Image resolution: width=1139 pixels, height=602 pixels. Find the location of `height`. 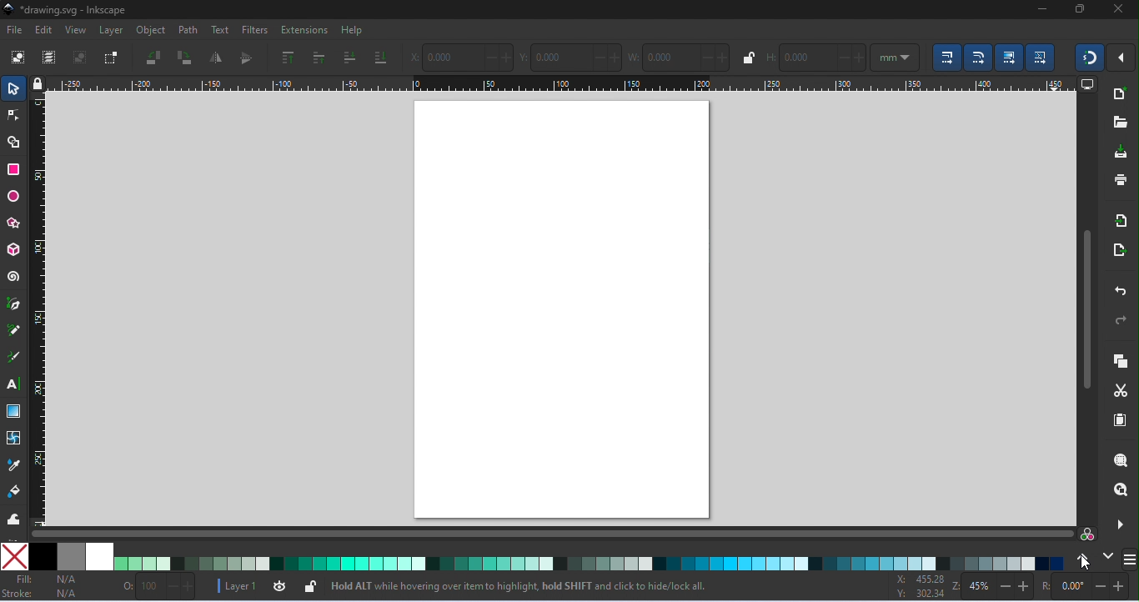

height is located at coordinates (815, 57).